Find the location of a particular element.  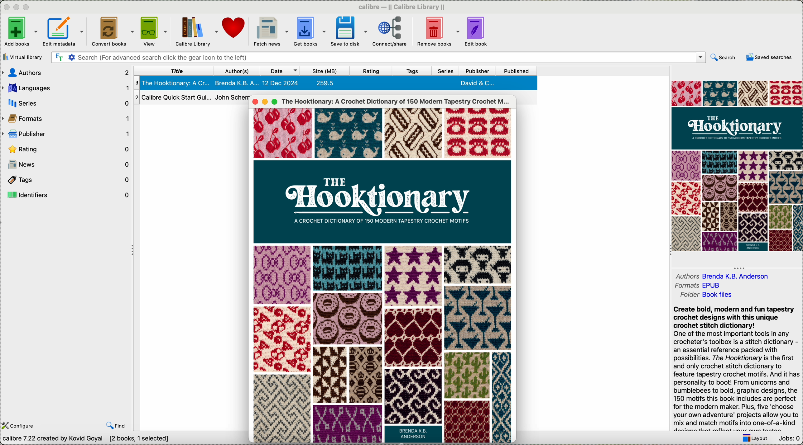

authors is located at coordinates (723, 273).